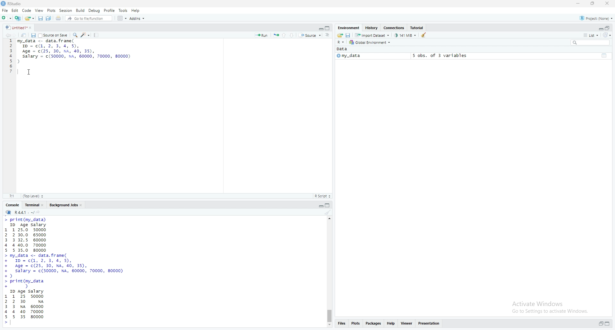 This screenshot has height=330, width=615. What do you see at coordinates (20, 213) in the screenshot?
I see `R 4.4.1` at bounding box center [20, 213].